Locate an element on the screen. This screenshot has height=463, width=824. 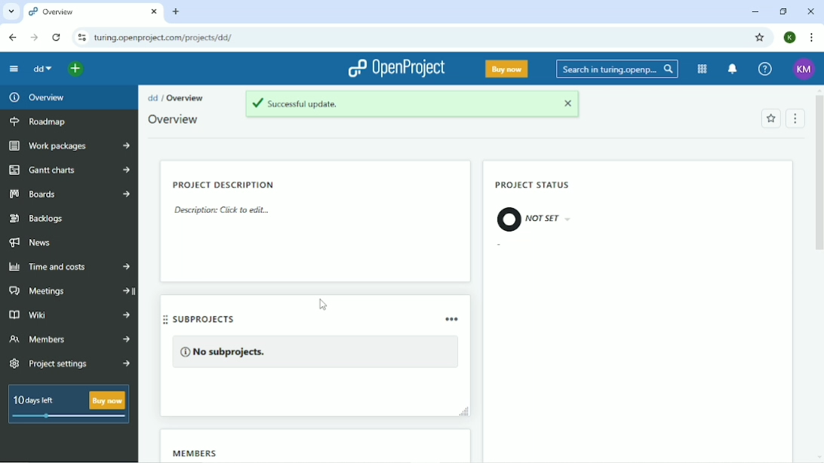
Subprojects is located at coordinates (312, 320).